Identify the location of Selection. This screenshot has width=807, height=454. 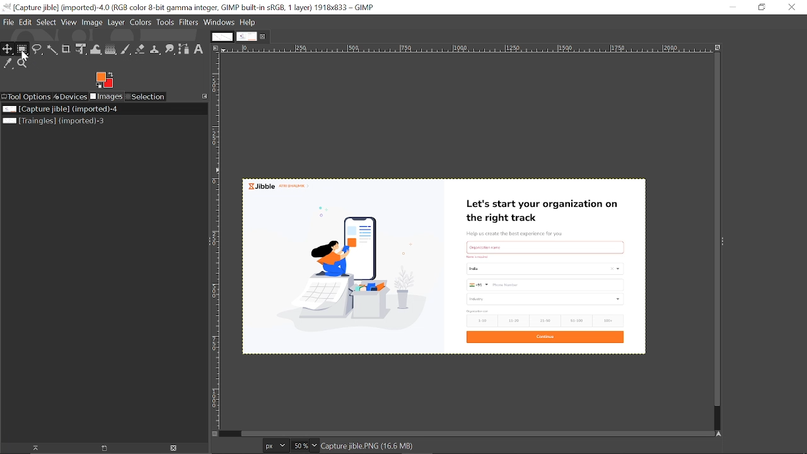
(147, 97).